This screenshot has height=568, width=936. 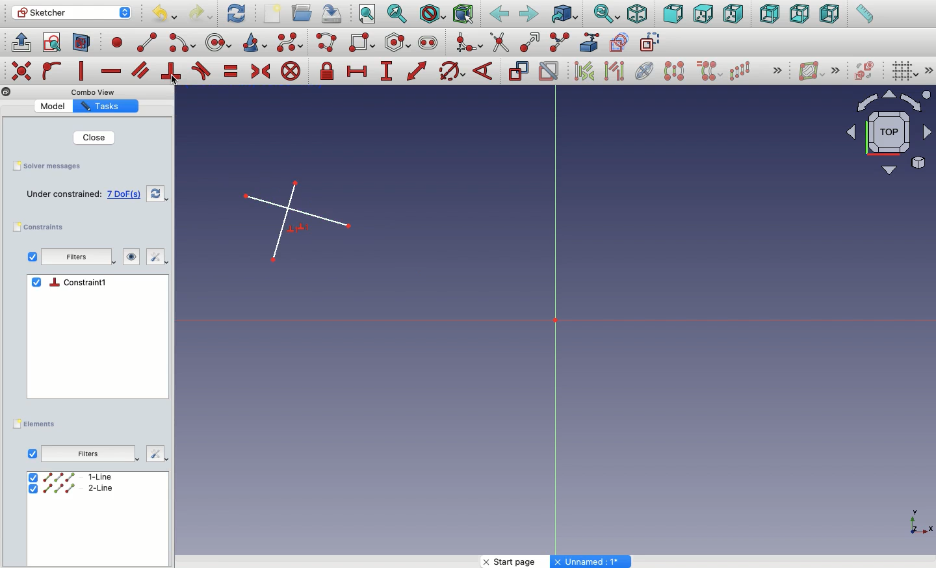 I want to click on Internal geometry, so click(x=645, y=70).